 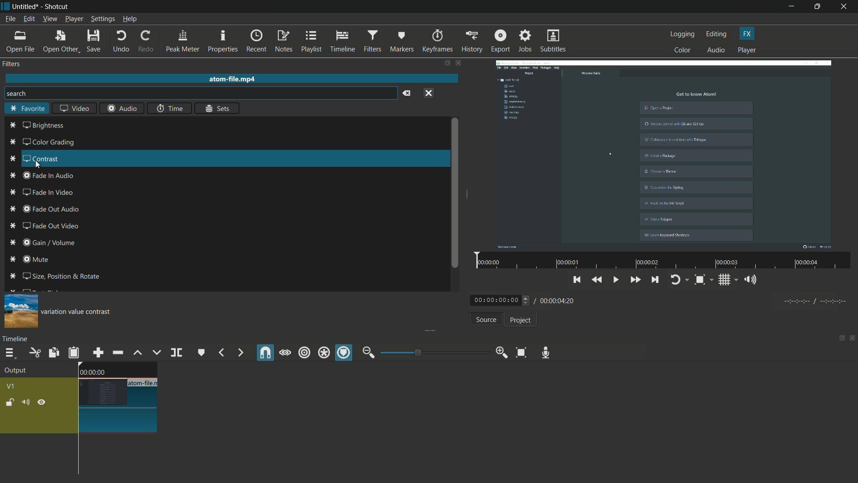 What do you see at coordinates (27, 7) in the screenshot?
I see `Untitled (file name)` at bounding box center [27, 7].